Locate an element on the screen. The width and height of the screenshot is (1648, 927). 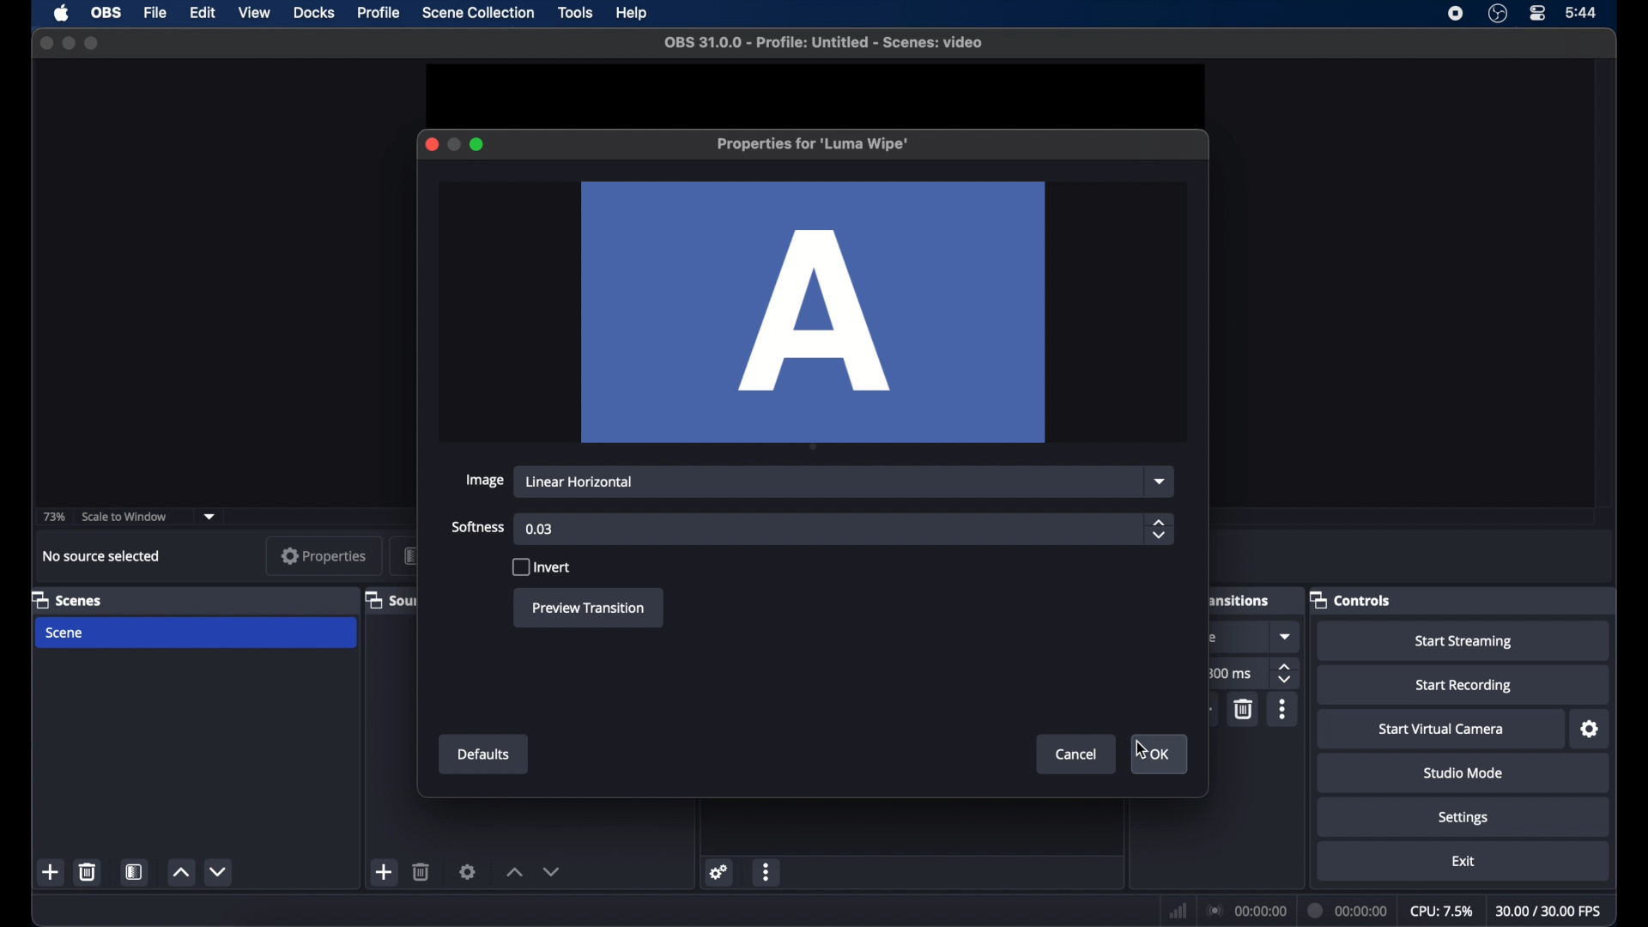
invert is located at coordinates (541, 567).